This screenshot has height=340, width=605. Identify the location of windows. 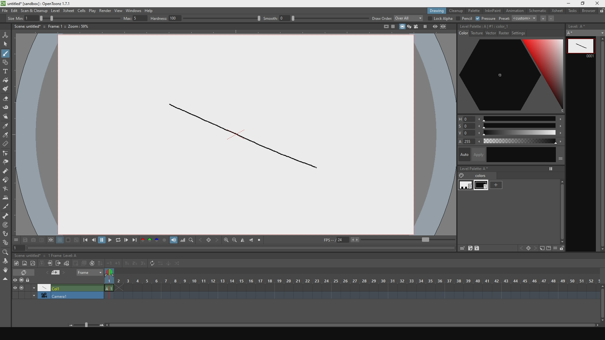
(133, 9).